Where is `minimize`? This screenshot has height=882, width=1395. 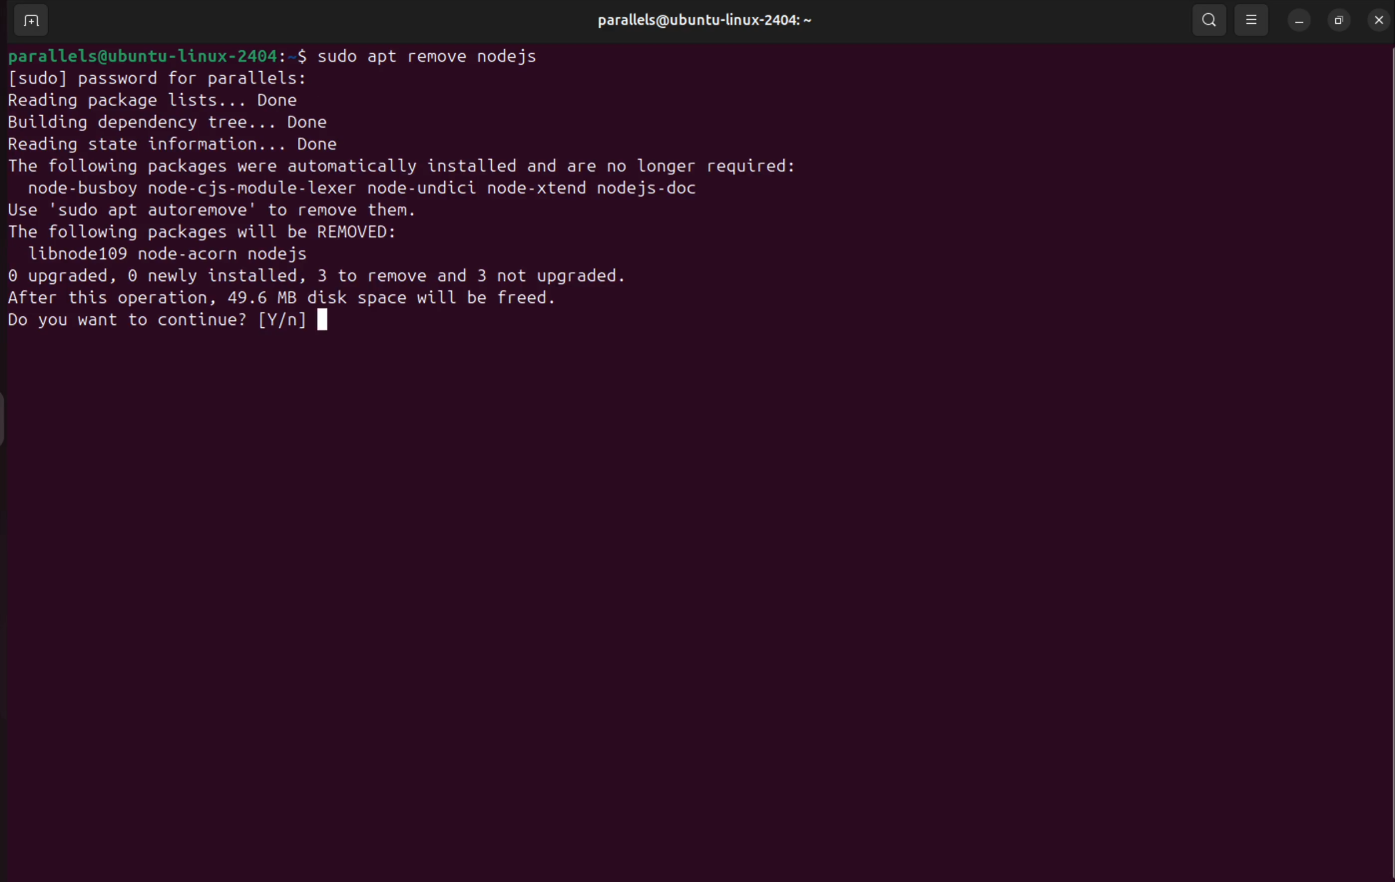
minimize is located at coordinates (1298, 21).